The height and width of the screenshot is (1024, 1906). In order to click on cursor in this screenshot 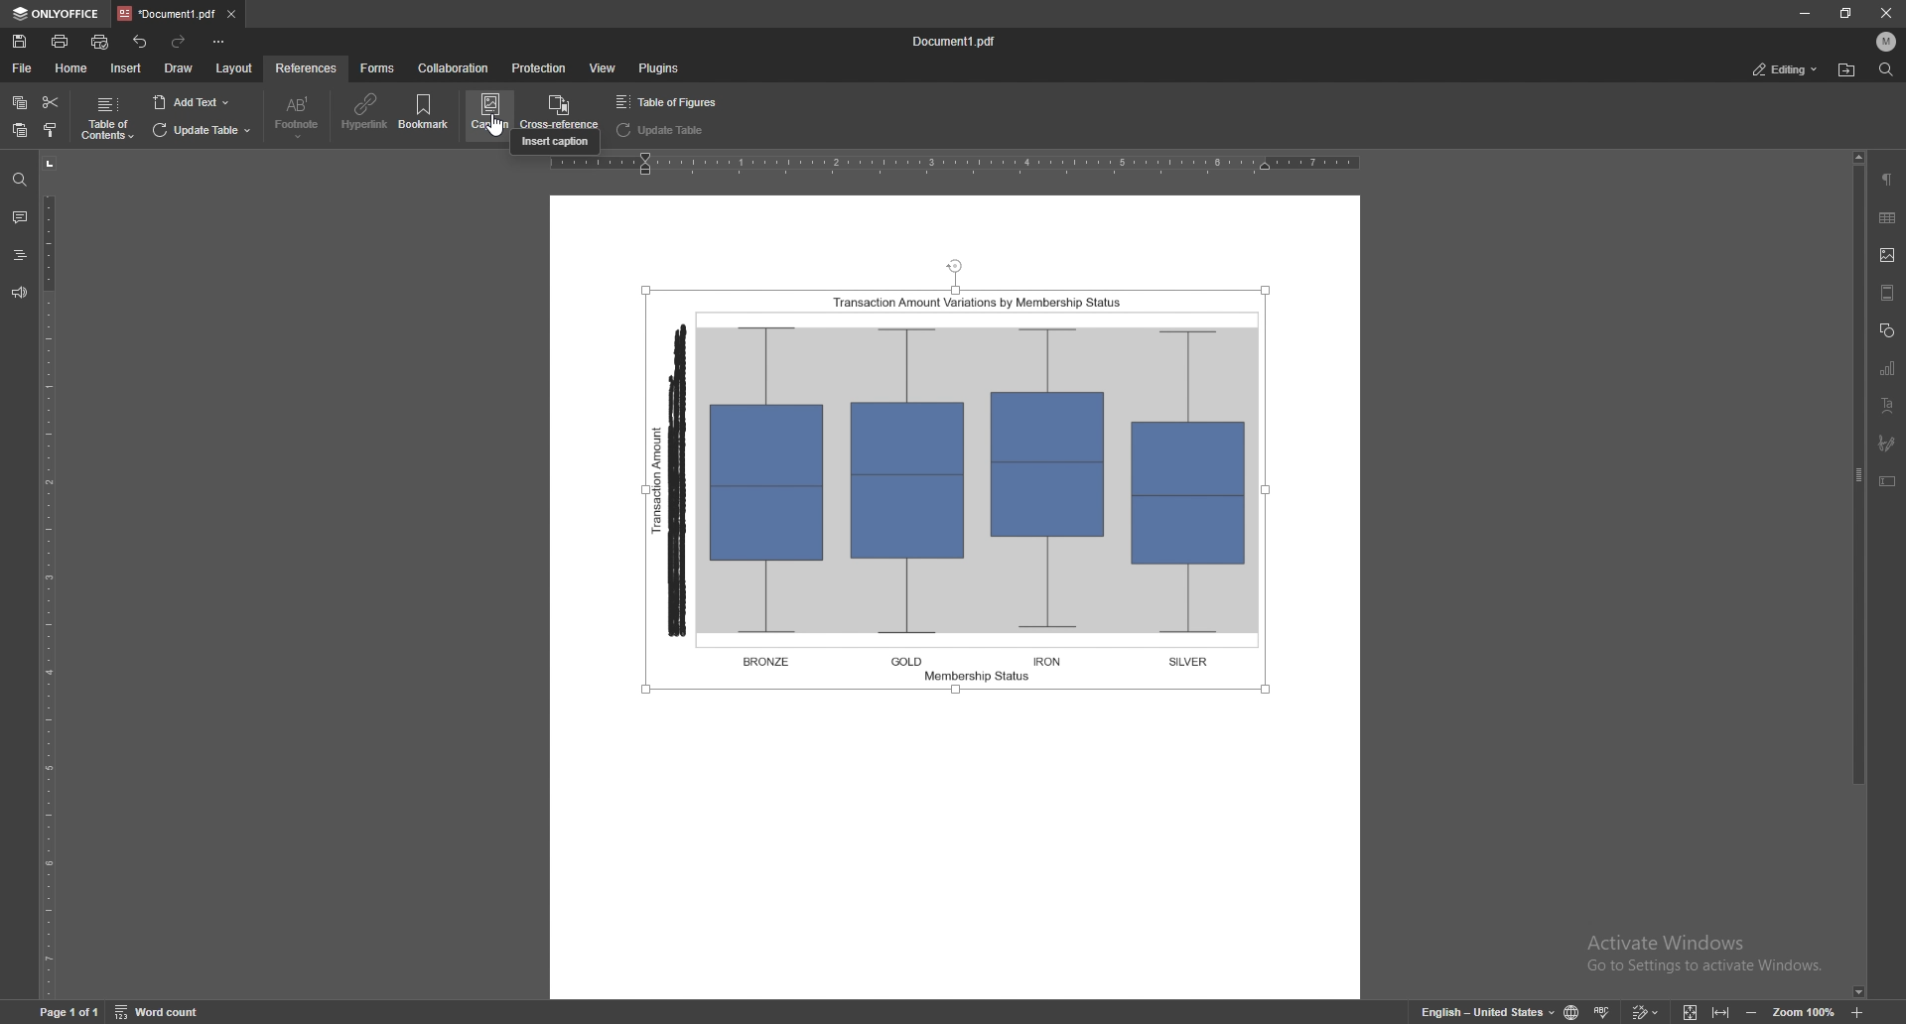, I will do `click(498, 141)`.